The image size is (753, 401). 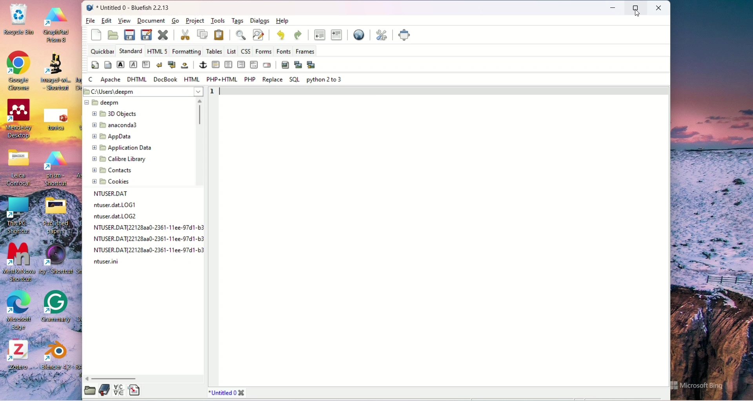 What do you see at coordinates (147, 35) in the screenshot?
I see `save file as` at bounding box center [147, 35].